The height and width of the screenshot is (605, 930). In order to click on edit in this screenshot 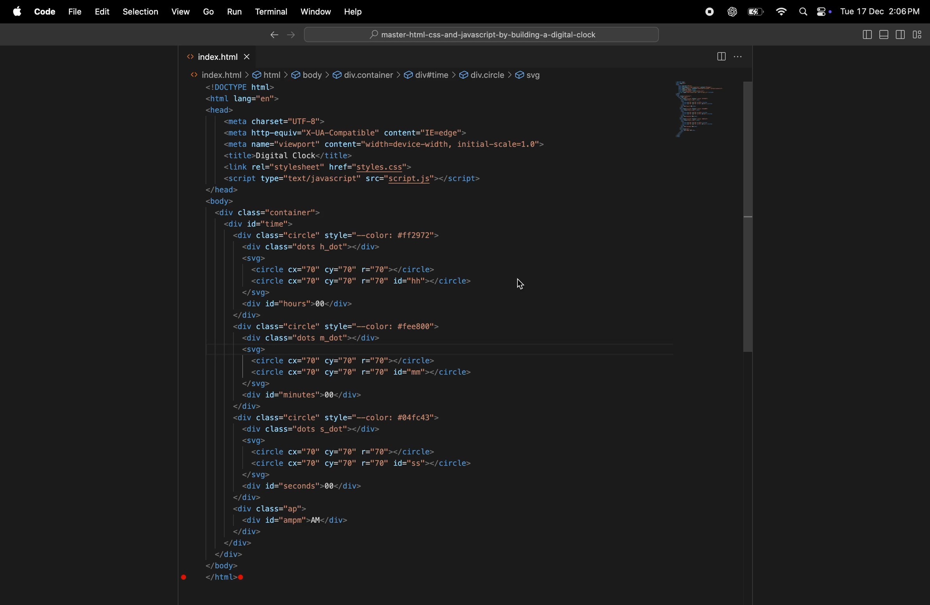, I will do `click(102, 12)`.